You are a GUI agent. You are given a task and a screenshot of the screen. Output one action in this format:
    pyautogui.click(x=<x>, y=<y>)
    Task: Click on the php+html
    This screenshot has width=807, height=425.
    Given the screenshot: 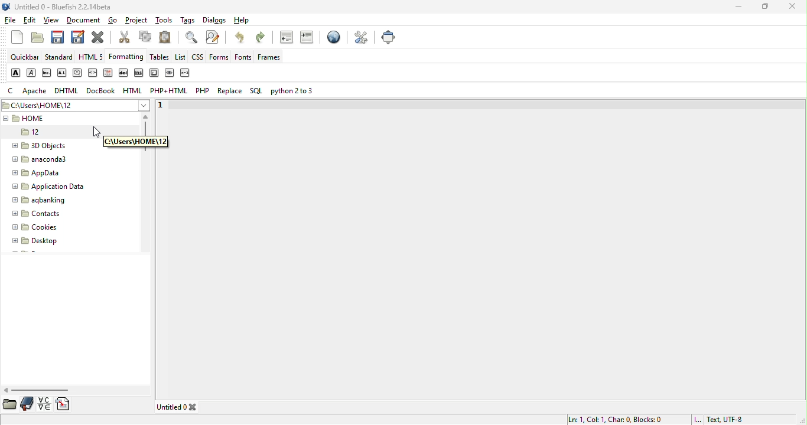 What is the action you would take?
    pyautogui.click(x=170, y=91)
    